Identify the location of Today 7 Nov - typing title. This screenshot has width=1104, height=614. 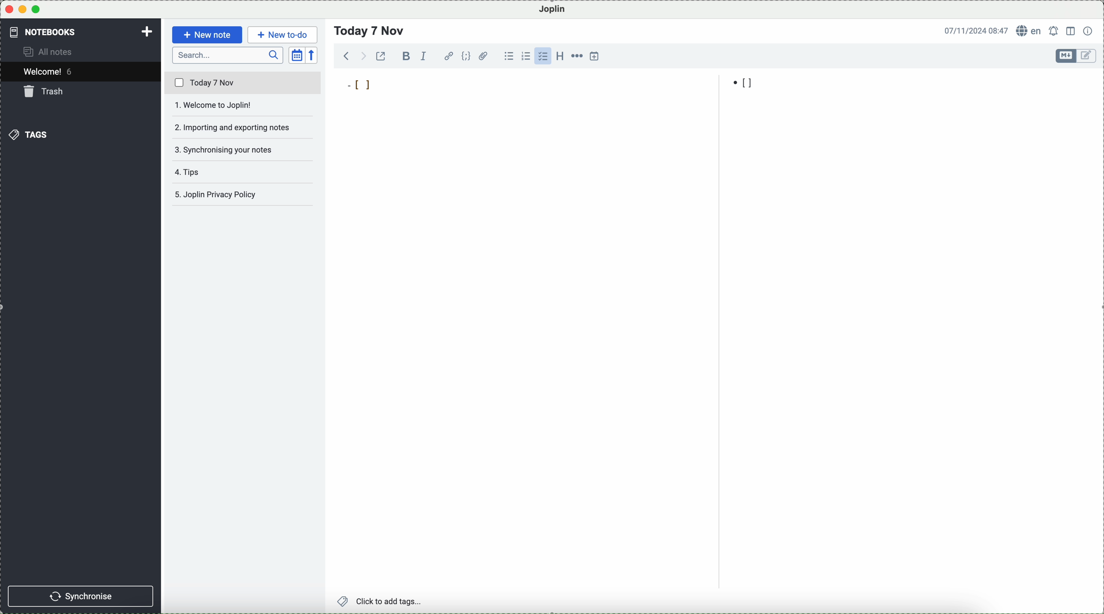
(370, 31).